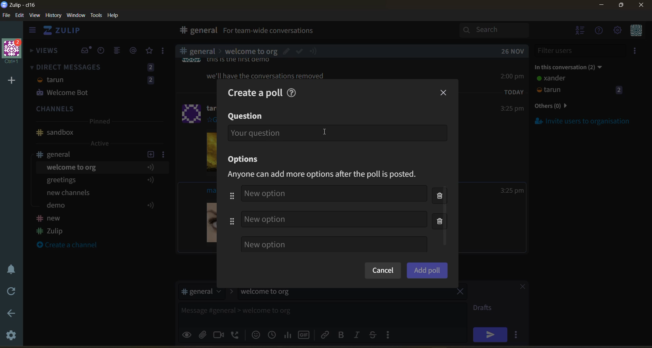  Describe the element at coordinates (98, 81) in the screenshot. I see `direct messages` at that location.